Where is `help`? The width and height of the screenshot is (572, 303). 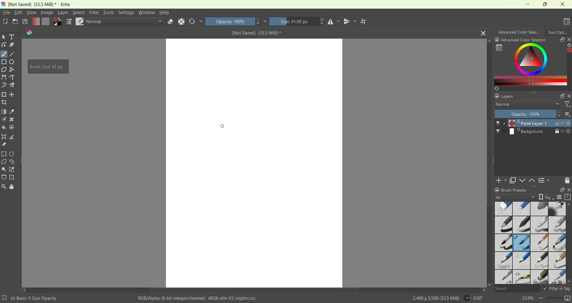
help is located at coordinates (164, 13).